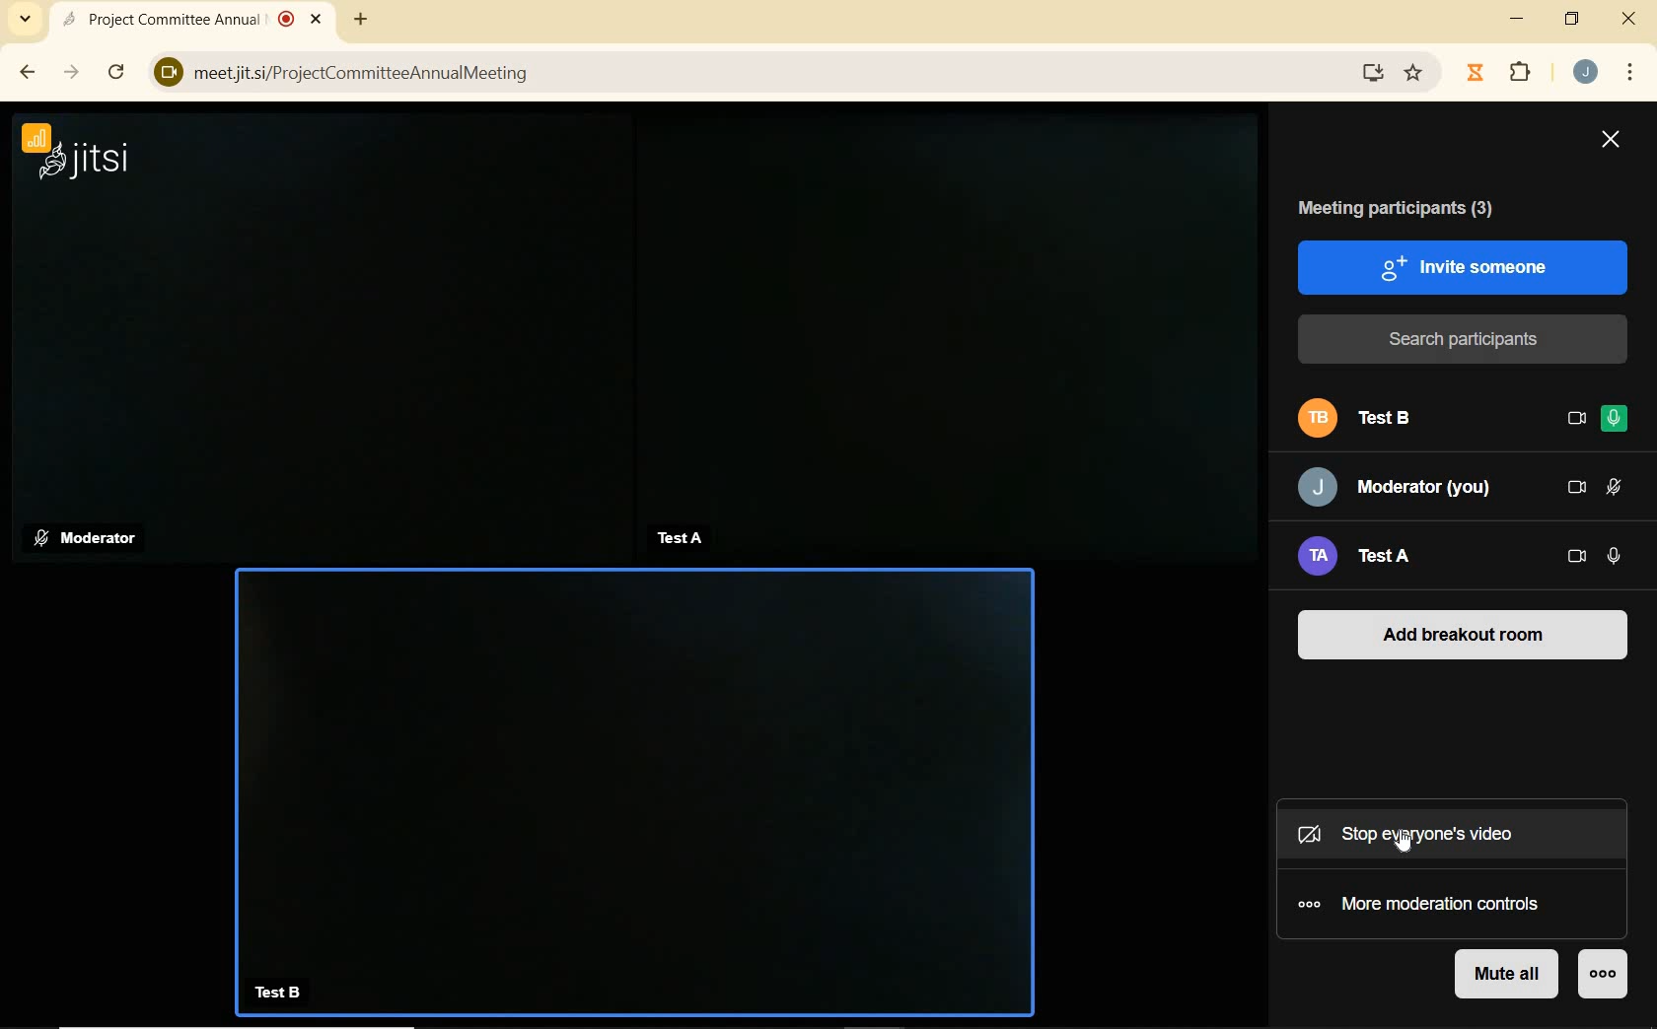 Image resolution: width=1657 pixels, height=1029 pixels. Describe the element at coordinates (1613, 421) in the screenshot. I see `MICROPHONE` at that location.